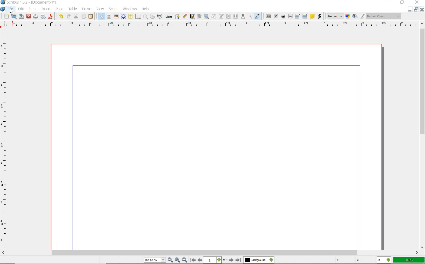 Image resolution: width=425 pixels, height=264 pixels. Describe the element at coordinates (312, 16) in the screenshot. I see `text annotation` at that location.